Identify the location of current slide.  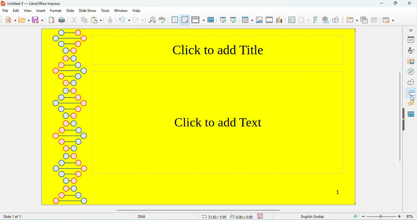
(234, 20).